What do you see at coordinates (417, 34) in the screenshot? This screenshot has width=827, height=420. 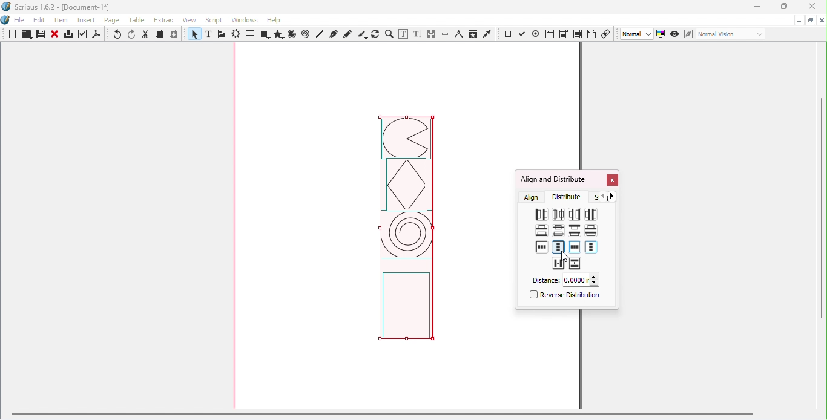 I see `Edit text with story editor` at bounding box center [417, 34].